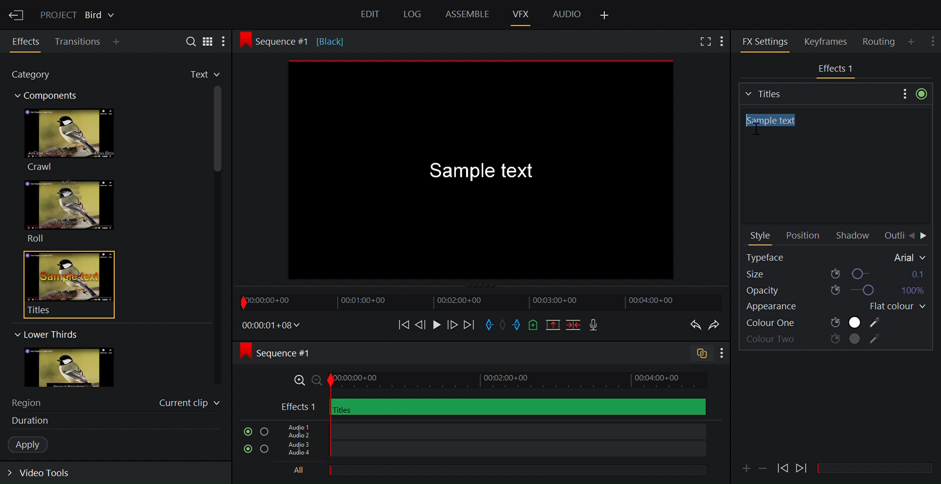  Describe the element at coordinates (815, 340) in the screenshot. I see `Color two` at that location.